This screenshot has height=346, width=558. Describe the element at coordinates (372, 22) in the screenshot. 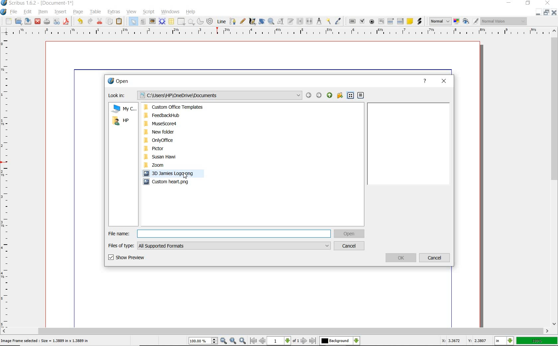

I see `pdf radio button` at that location.